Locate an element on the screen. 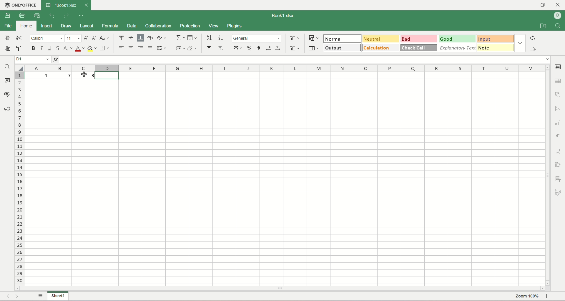  find is located at coordinates (559, 26).